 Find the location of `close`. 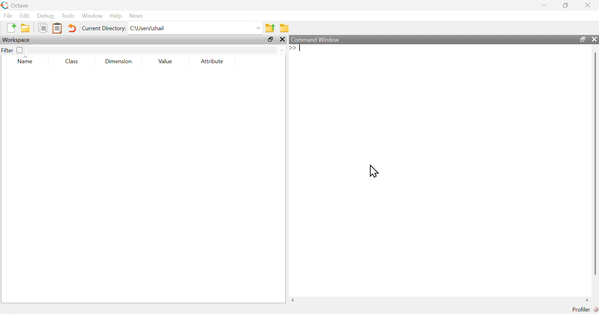

close is located at coordinates (594, 40).